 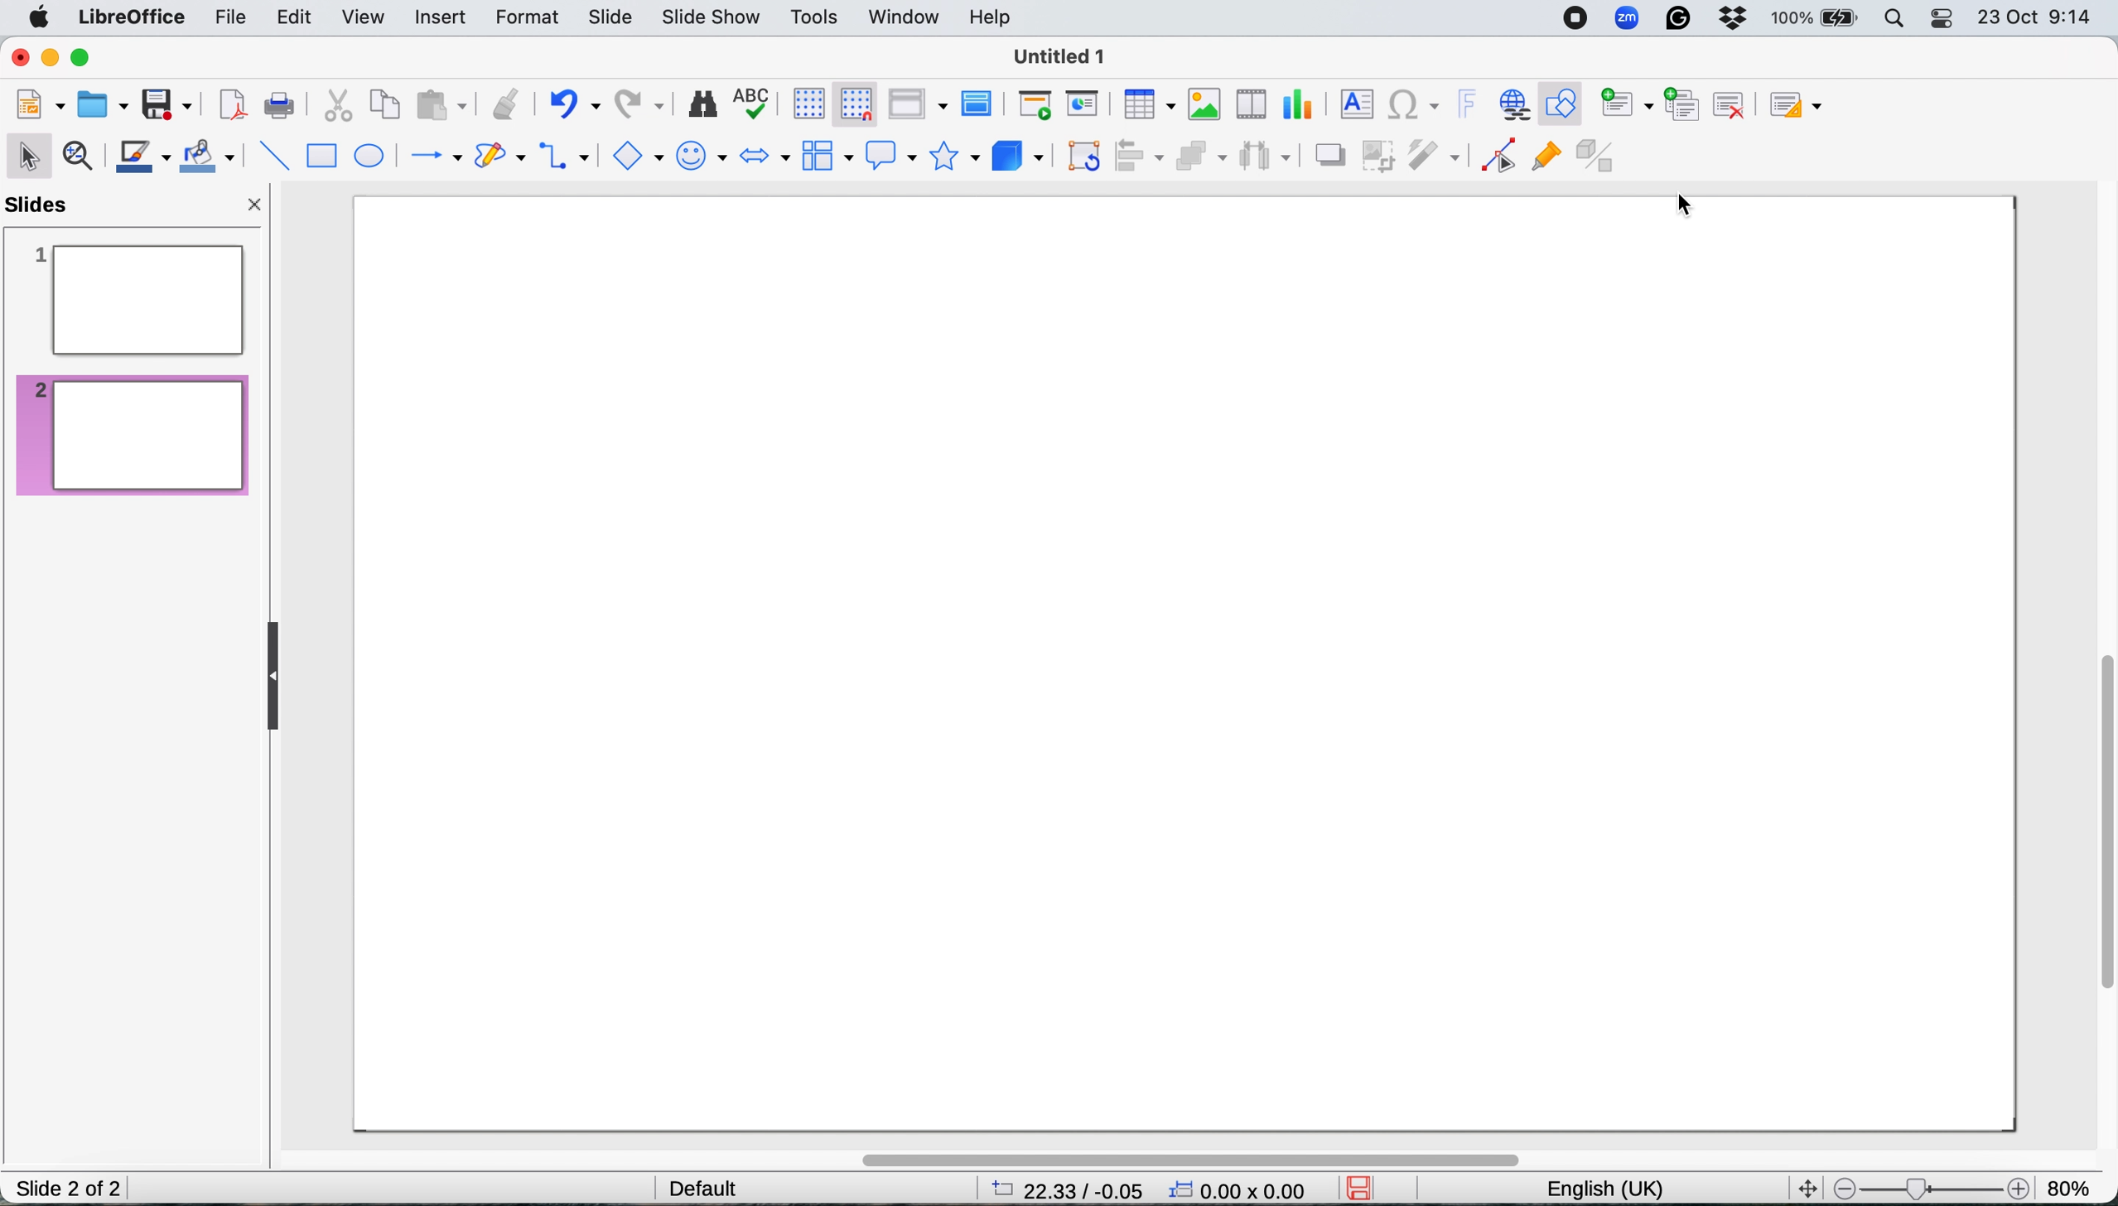 I want to click on undo, so click(x=574, y=105).